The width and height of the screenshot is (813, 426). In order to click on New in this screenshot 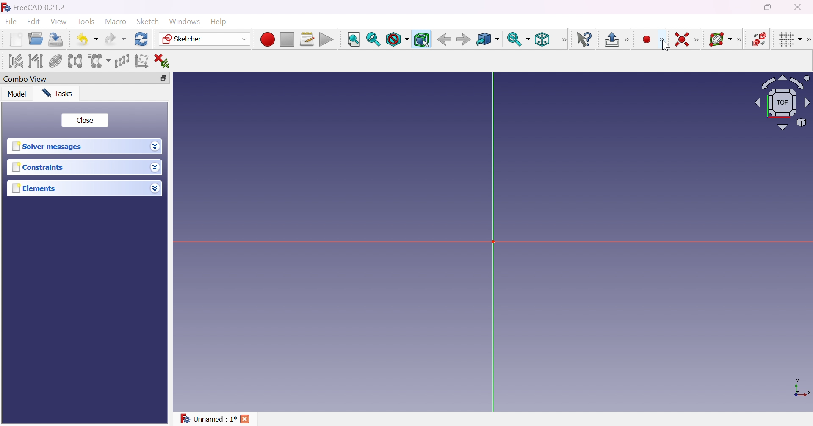, I will do `click(17, 41)`.